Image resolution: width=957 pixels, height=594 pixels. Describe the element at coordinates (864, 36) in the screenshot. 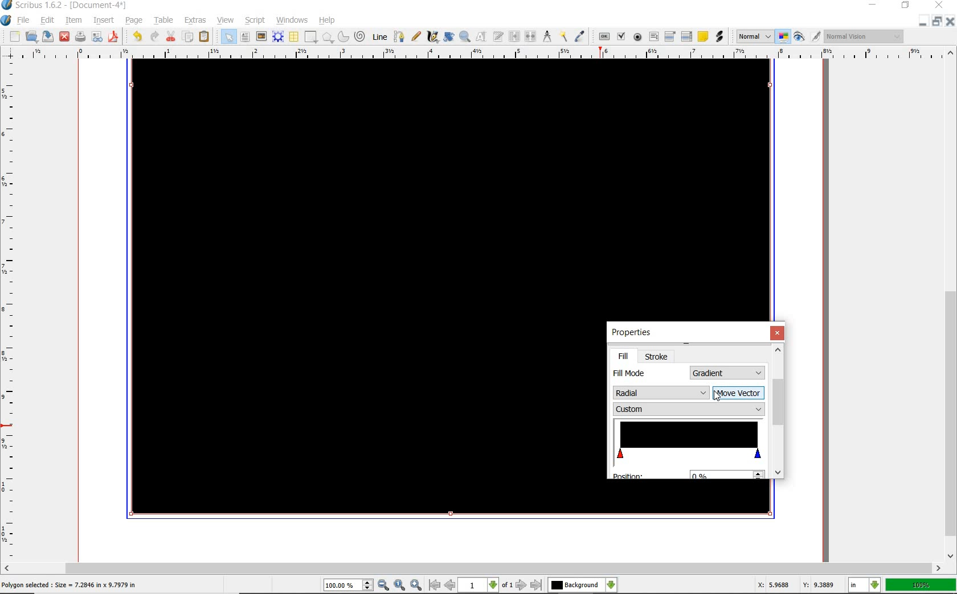

I see `Normal Vision` at that location.